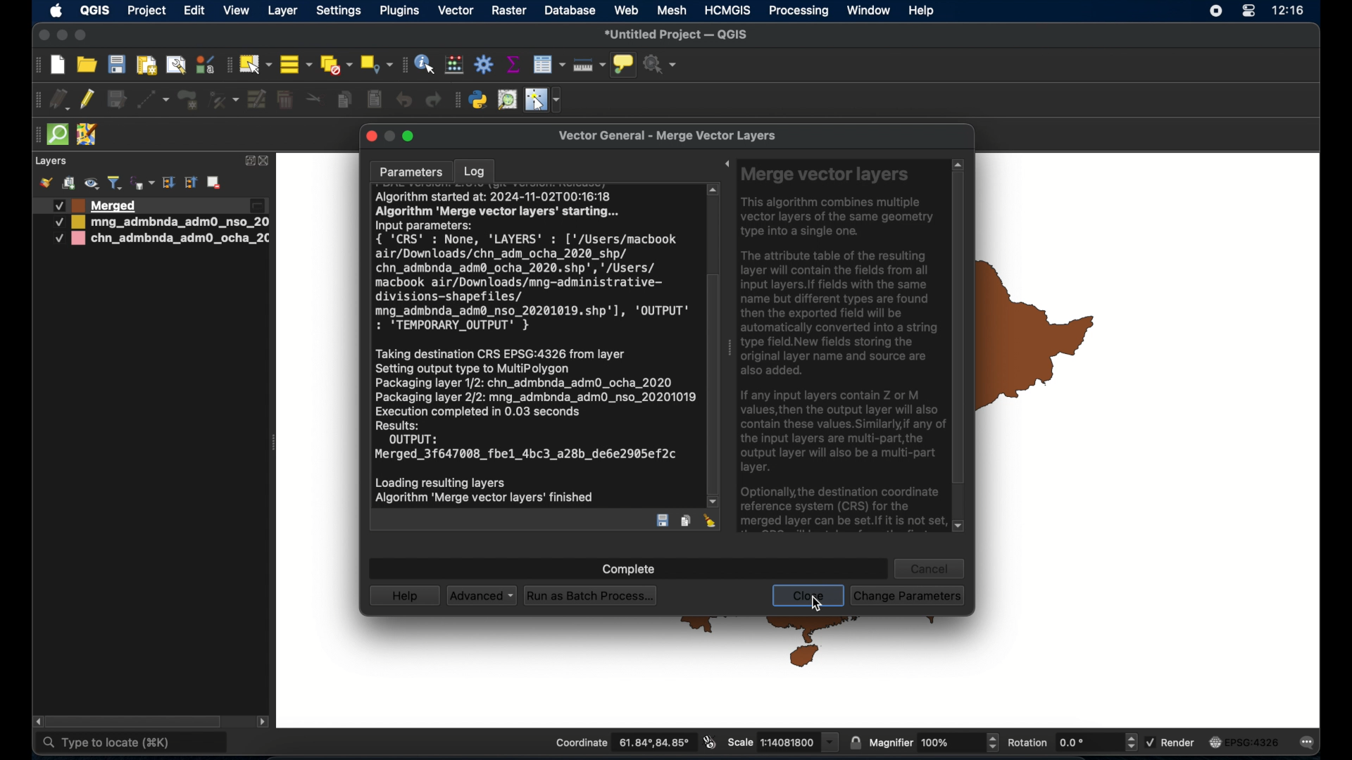 This screenshot has height=760, width=1352. I want to click on help, so click(922, 10).